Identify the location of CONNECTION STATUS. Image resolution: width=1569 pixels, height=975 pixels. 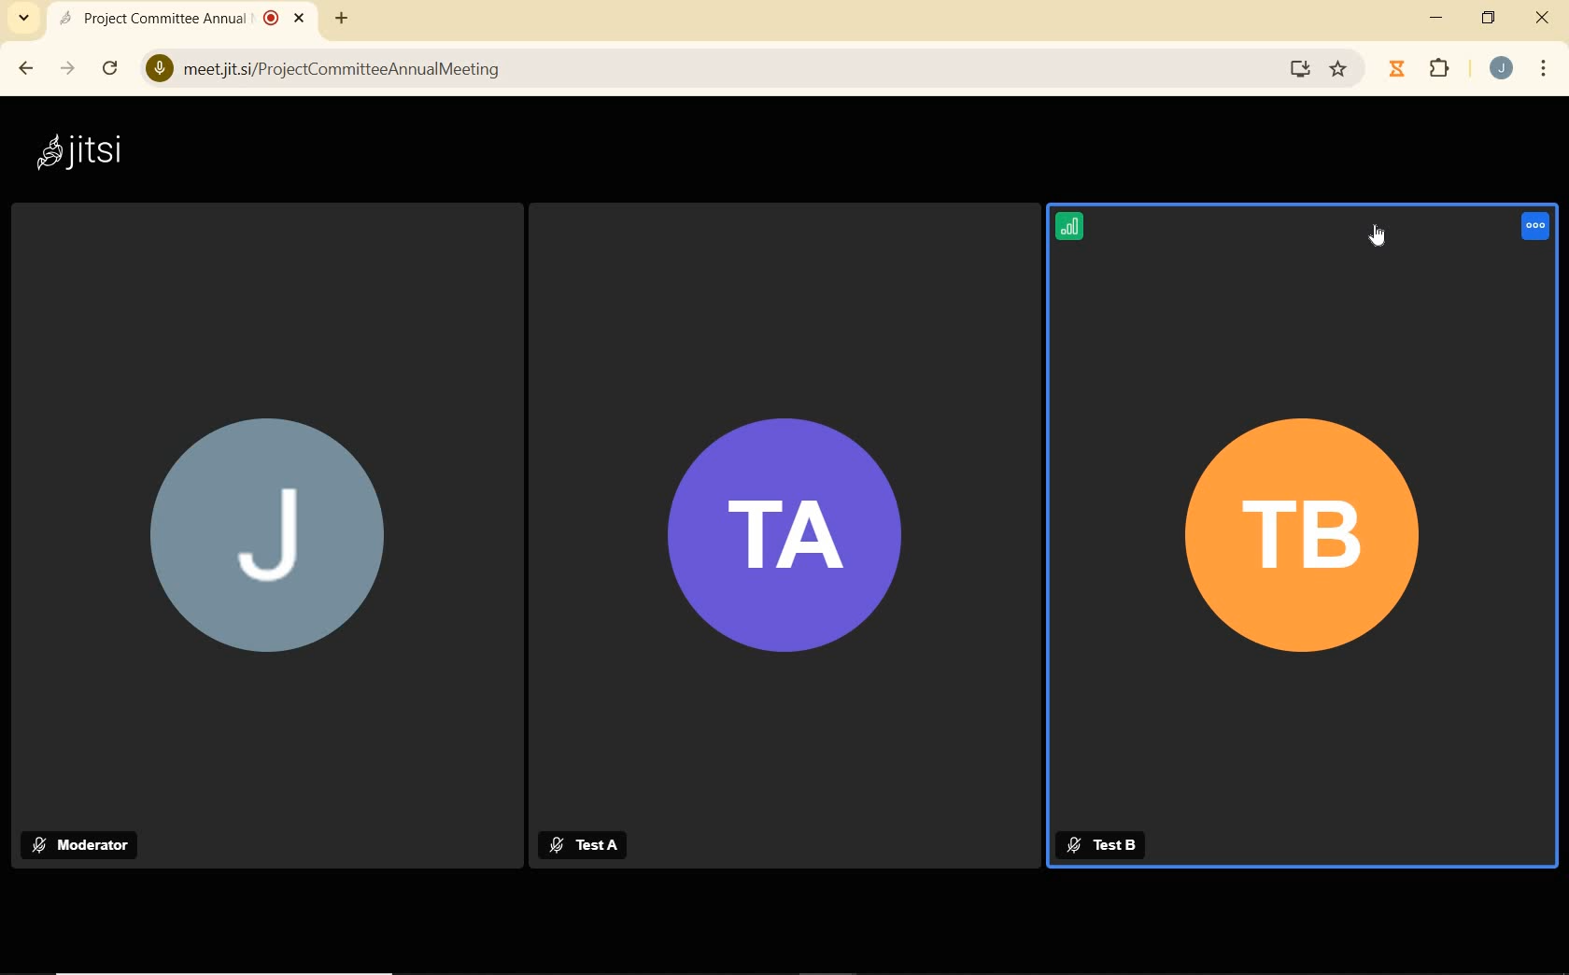
(1073, 231).